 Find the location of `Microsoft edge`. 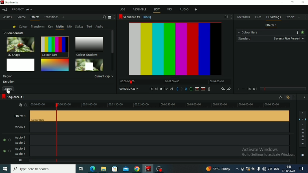

Microsoft edge is located at coordinates (93, 168).